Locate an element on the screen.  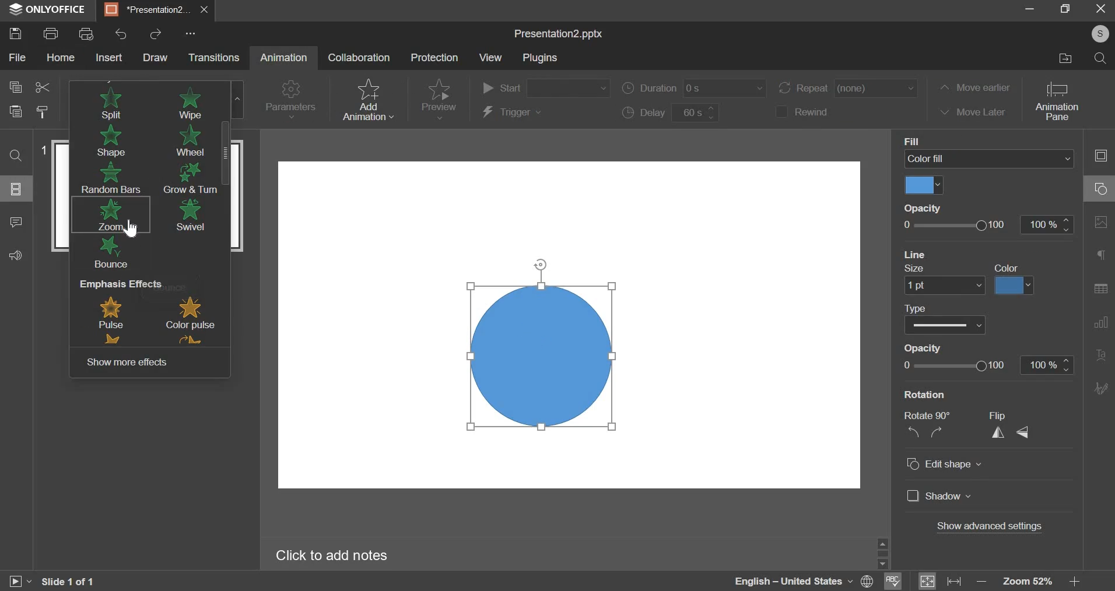
print is located at coordinates (52, 33).